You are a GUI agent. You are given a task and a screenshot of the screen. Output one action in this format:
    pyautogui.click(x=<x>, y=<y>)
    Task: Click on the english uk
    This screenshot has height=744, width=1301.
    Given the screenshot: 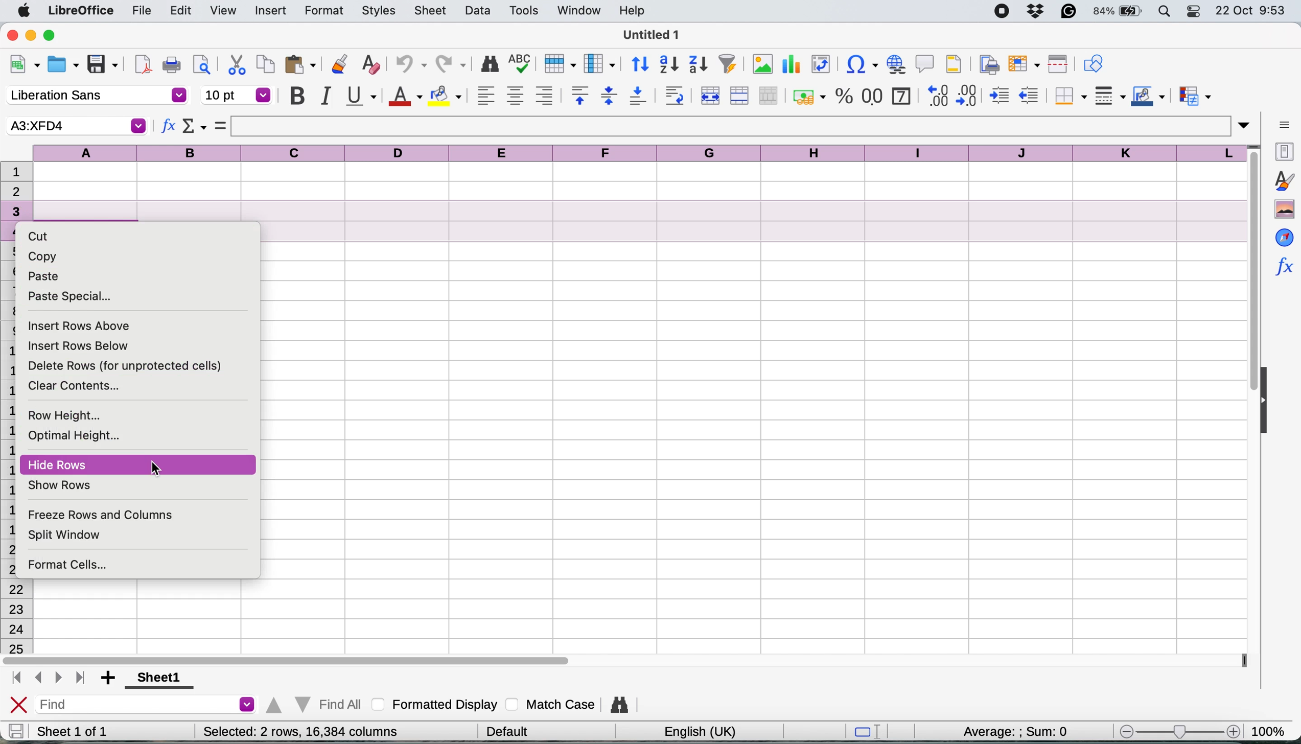 What is the action you would take?
    pyautogui.click(x=700, y=731)
    